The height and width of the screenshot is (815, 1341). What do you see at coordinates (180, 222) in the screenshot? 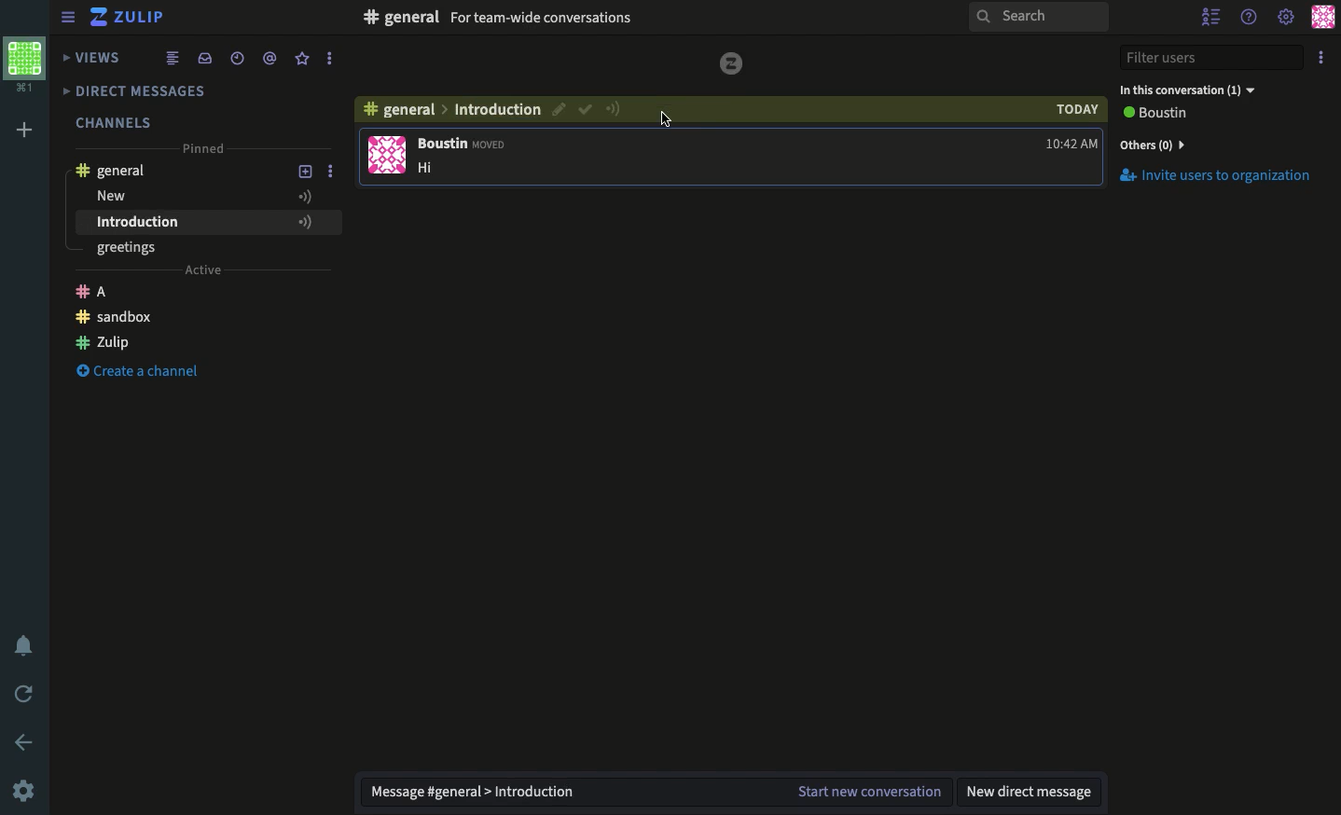
I see `Introduction` at bounding box center [180, 222].